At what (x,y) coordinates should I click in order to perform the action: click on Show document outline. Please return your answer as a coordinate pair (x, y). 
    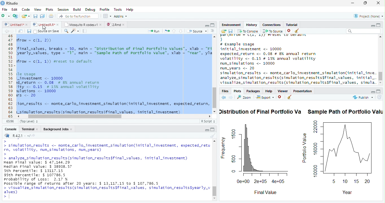
    Looking at the image, I should click on (213, 31).